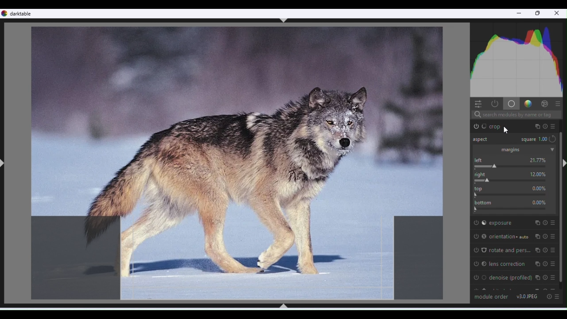  Describe the element at coordinates (533, 140) in the screenshot. I see `` at that location.